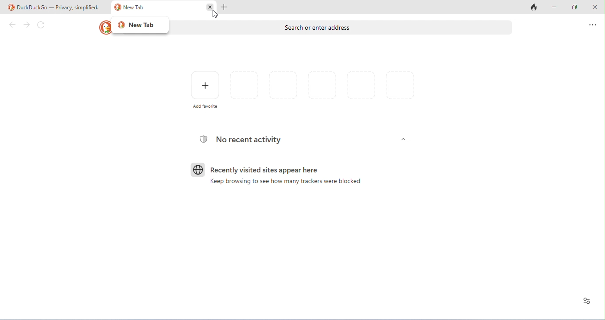 Image resolution: width=605 pixels, height=320 pixels. I want to click on minimize, so click(555, 8).